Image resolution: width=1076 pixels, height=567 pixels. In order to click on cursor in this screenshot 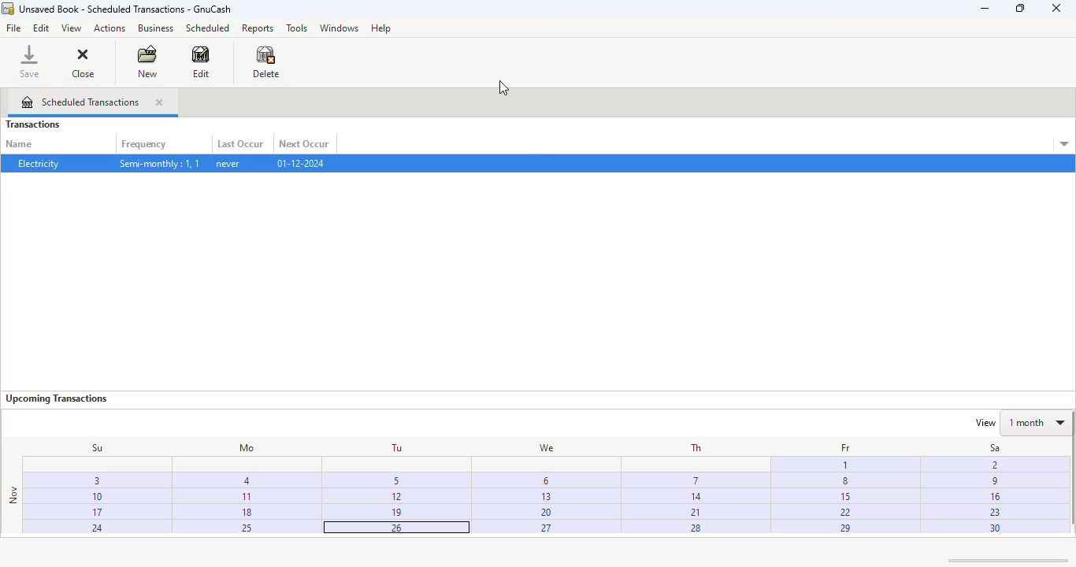, I will do `click(165, 64)`.